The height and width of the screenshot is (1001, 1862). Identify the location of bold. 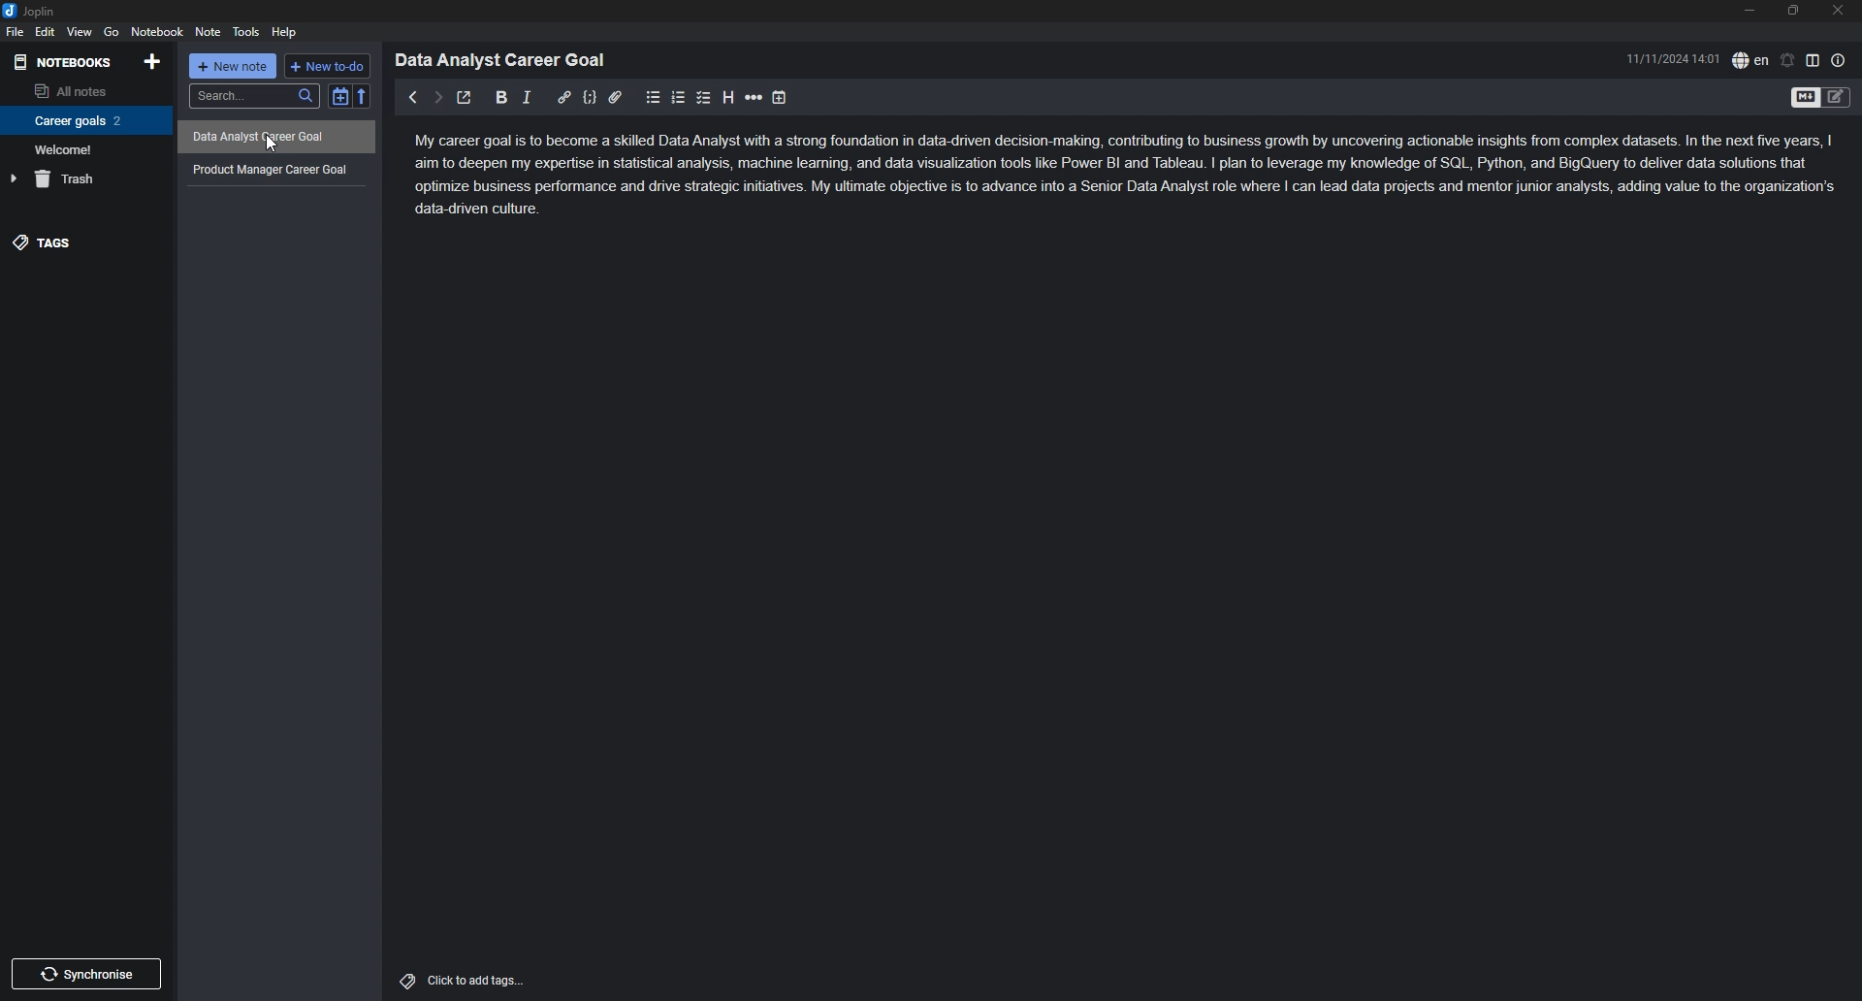
(502, 98).